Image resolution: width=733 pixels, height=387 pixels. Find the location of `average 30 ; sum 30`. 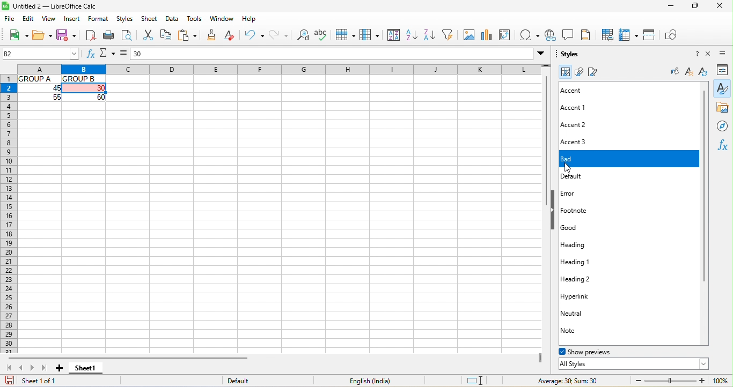

average 30 ; sum 30 is located at coordinates (563, 381).